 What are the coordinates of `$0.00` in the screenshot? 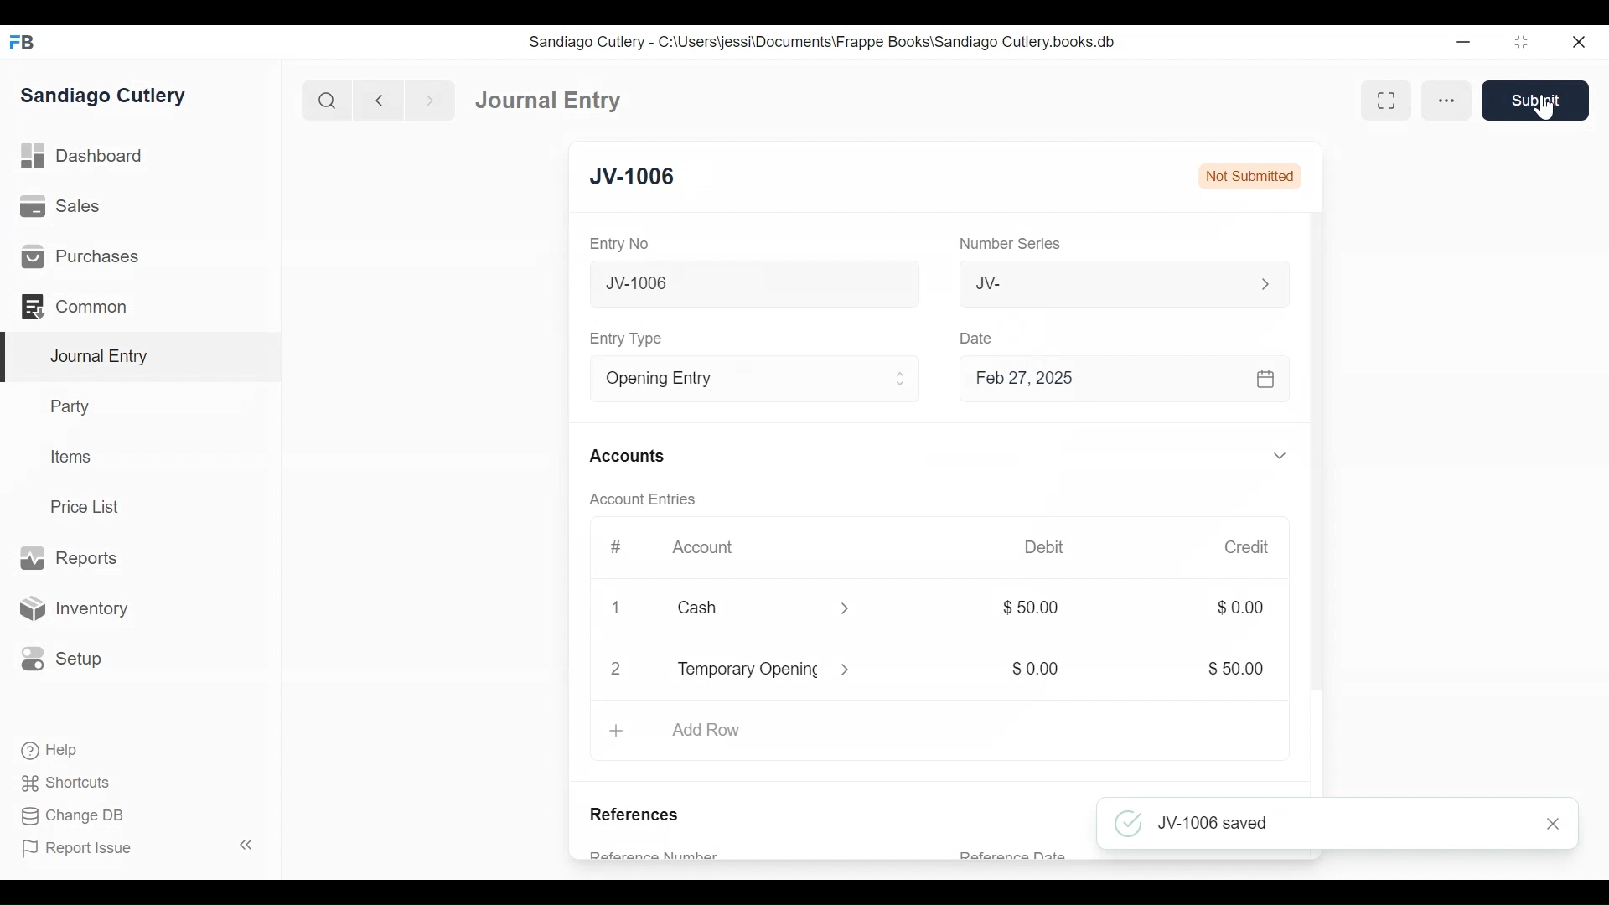 It's located at (1039, 670).